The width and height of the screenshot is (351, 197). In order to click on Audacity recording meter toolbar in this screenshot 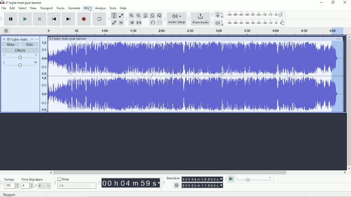, I will do `click(212, 15)`.